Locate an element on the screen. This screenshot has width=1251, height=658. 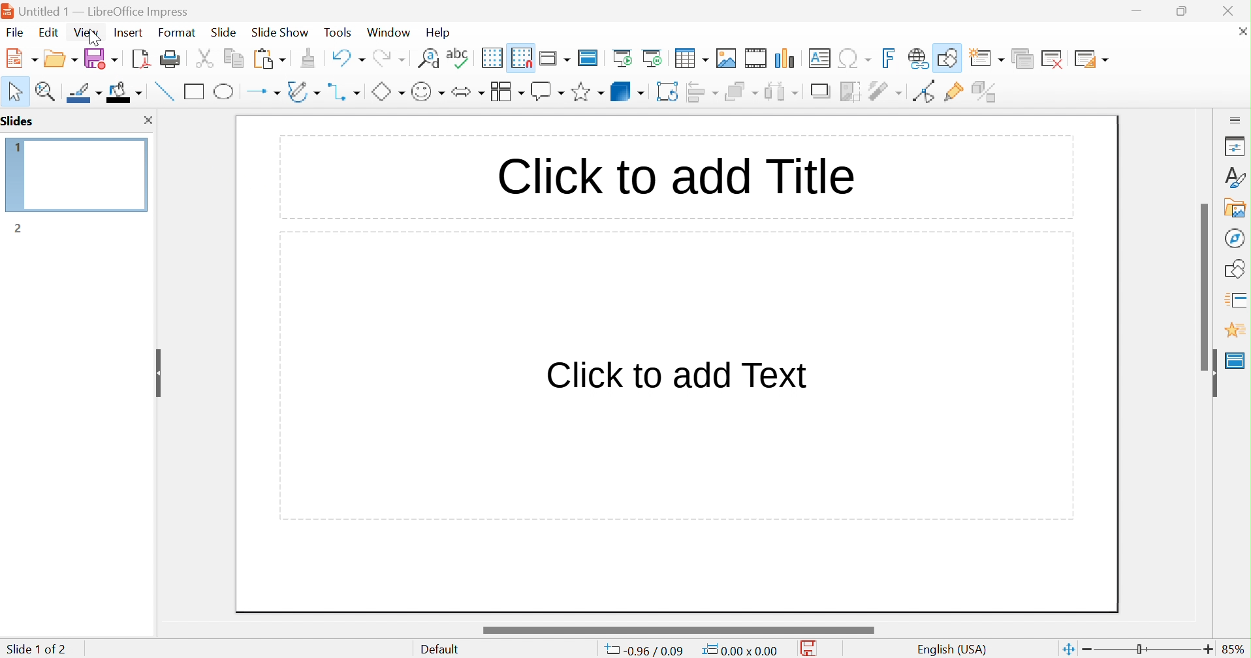
align objects is located at coordinates (704, 91).